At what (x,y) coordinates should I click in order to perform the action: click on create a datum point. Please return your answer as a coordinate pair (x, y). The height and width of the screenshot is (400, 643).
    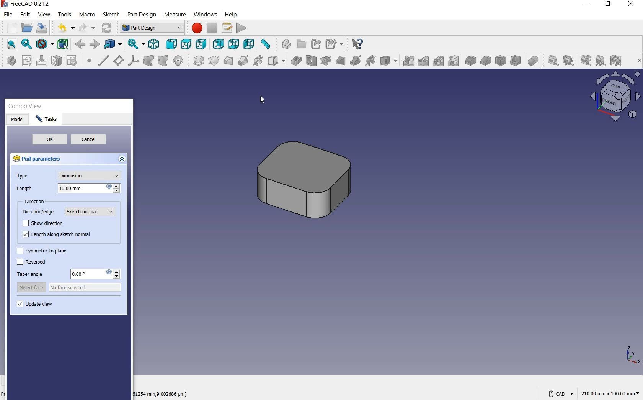
    Looking at the image, I should click on (90, 61).